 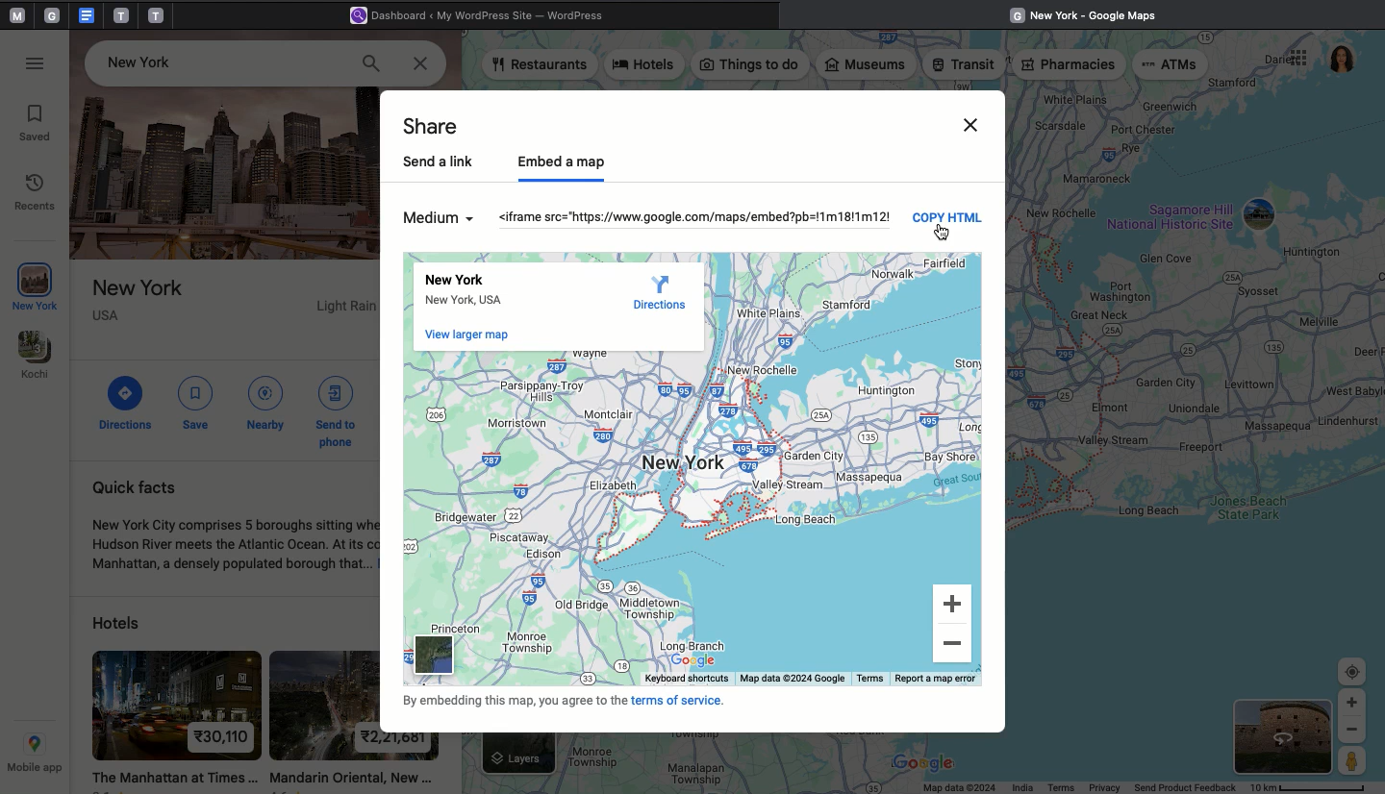 I want to click on Transit, so click(x=965, y=65).